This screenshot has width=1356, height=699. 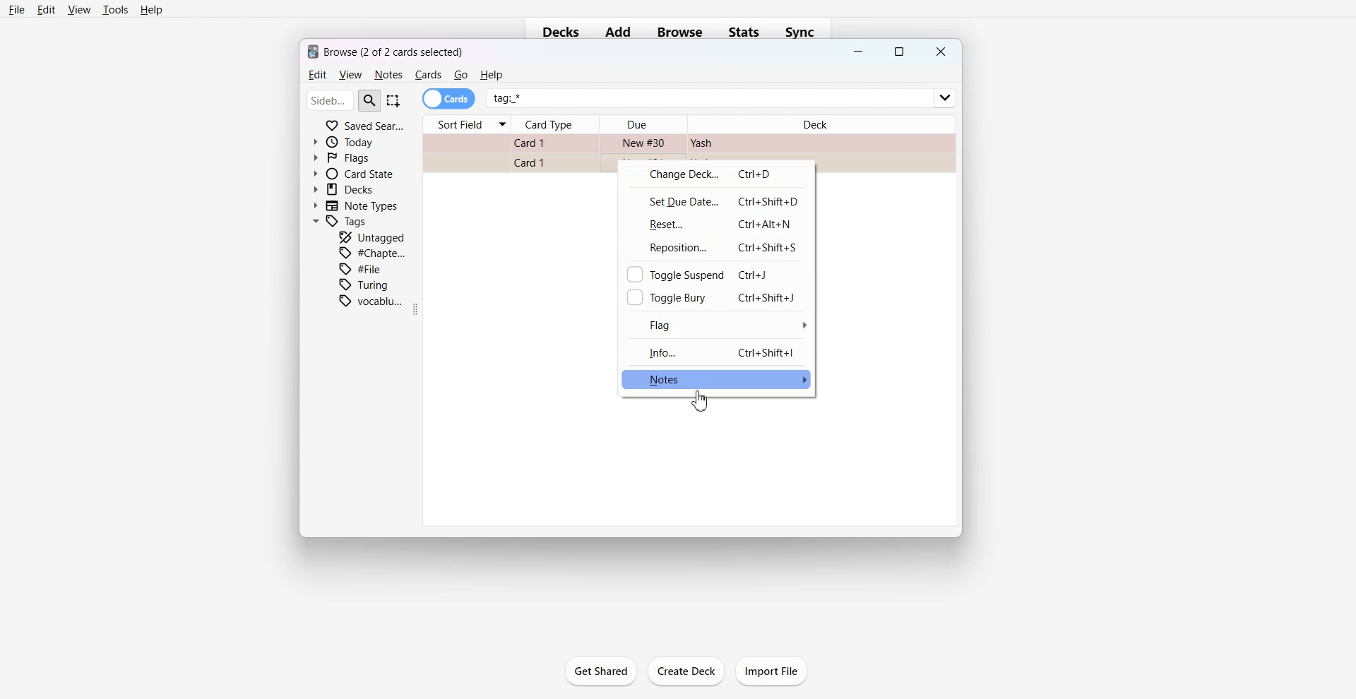 What do you see at coordinates (686, 671) in the screenshot?
I see `Create Deck` at bounding box center [686, 671].